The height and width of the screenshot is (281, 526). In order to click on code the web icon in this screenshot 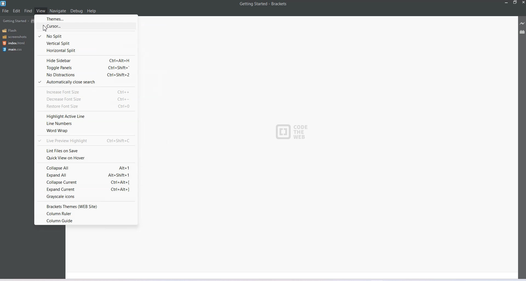, I will do `click(295, 133)`.